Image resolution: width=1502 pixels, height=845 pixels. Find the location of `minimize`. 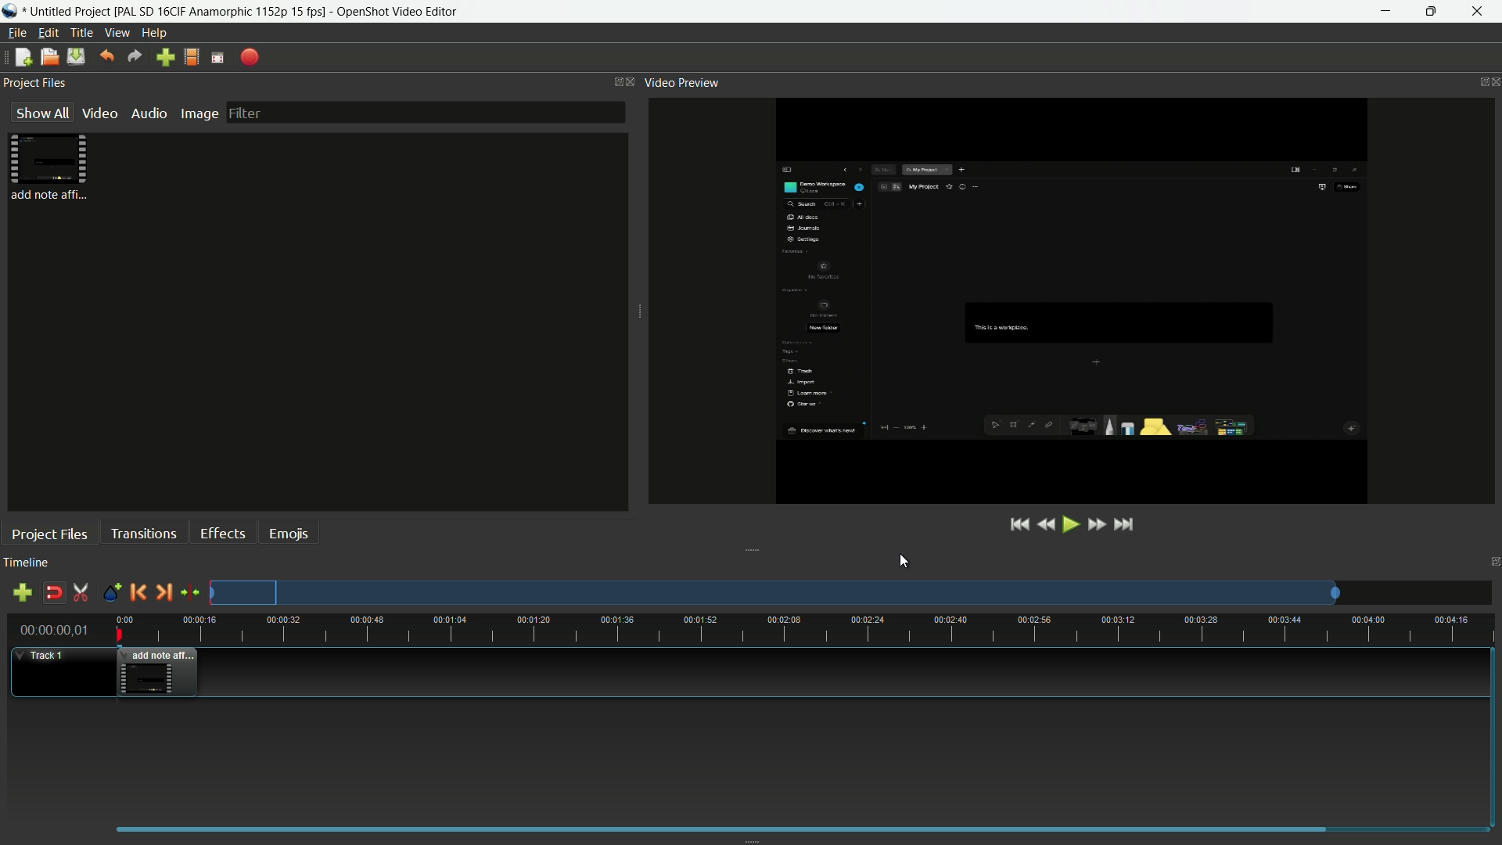

minimize is located at coordinates (1384, 12).